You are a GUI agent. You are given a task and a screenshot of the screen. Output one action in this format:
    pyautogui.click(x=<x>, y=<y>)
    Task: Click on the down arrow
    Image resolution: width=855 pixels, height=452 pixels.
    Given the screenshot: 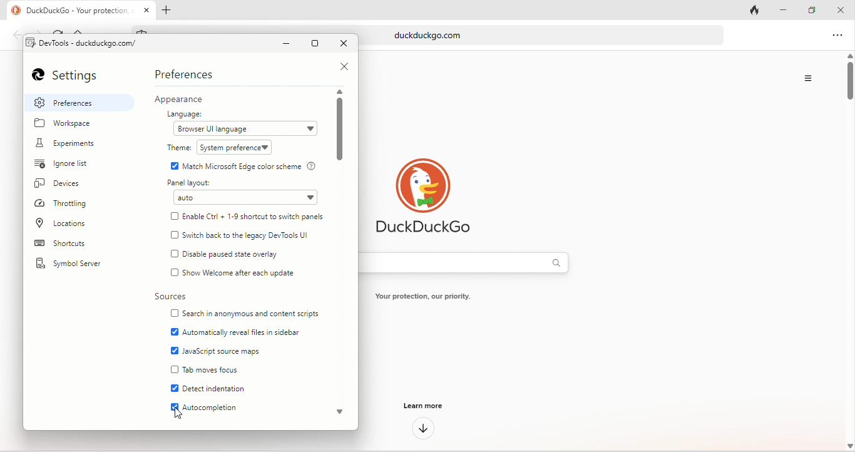 What is the action you would take?
    pyautogui.click(x=424, y=429)
    